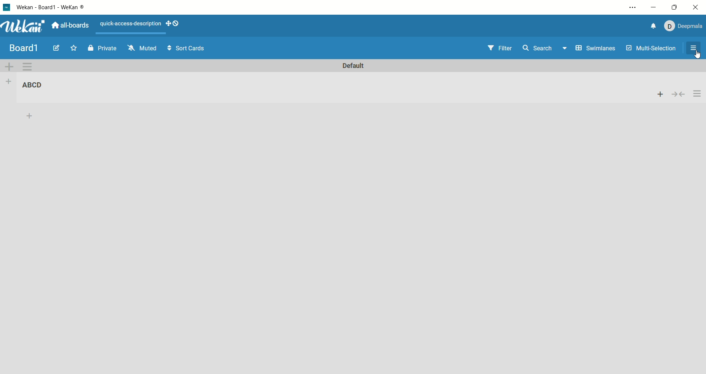 The height and width of the screenshot is (374, 706). What do you see at coordinates (186, 48) in the screenshot?
I see `sort cards` at bounding box center [186, 48].